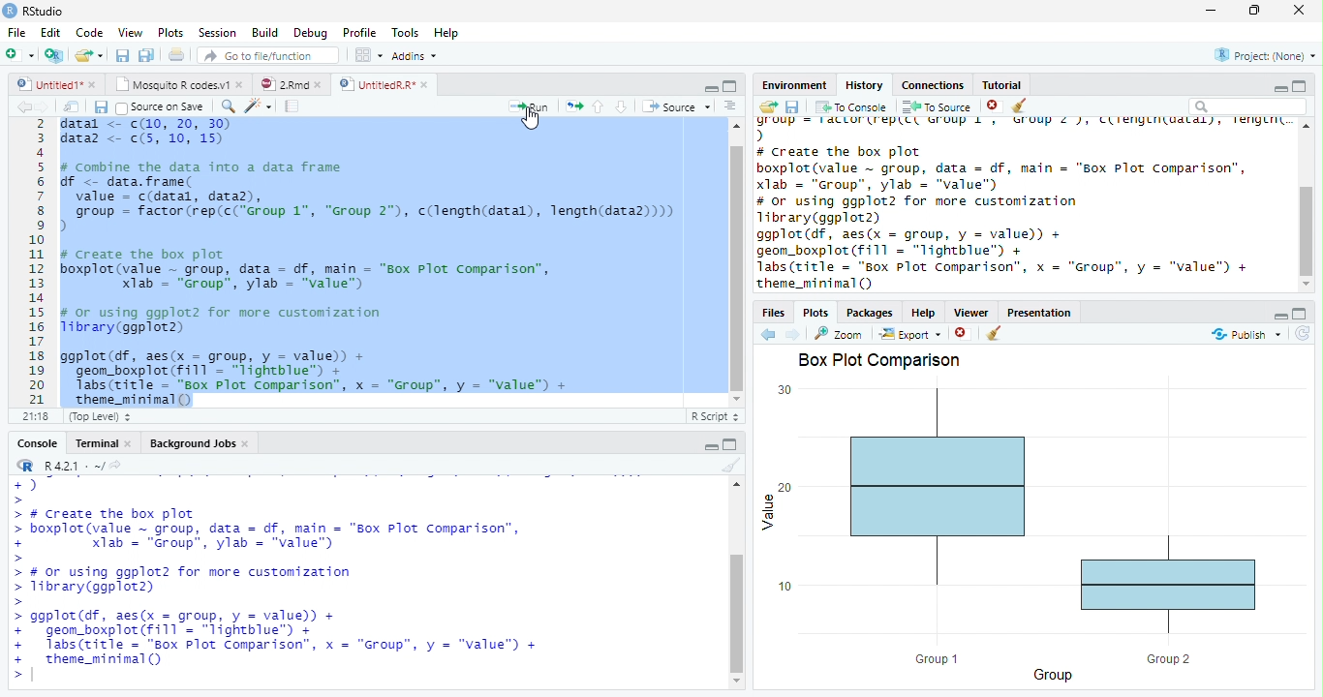 Image resolution: width=1323 pixels, height=697 pixels. Describe the element at coordinates (933, 85) in the screenshot. I see `Connections` at that location.